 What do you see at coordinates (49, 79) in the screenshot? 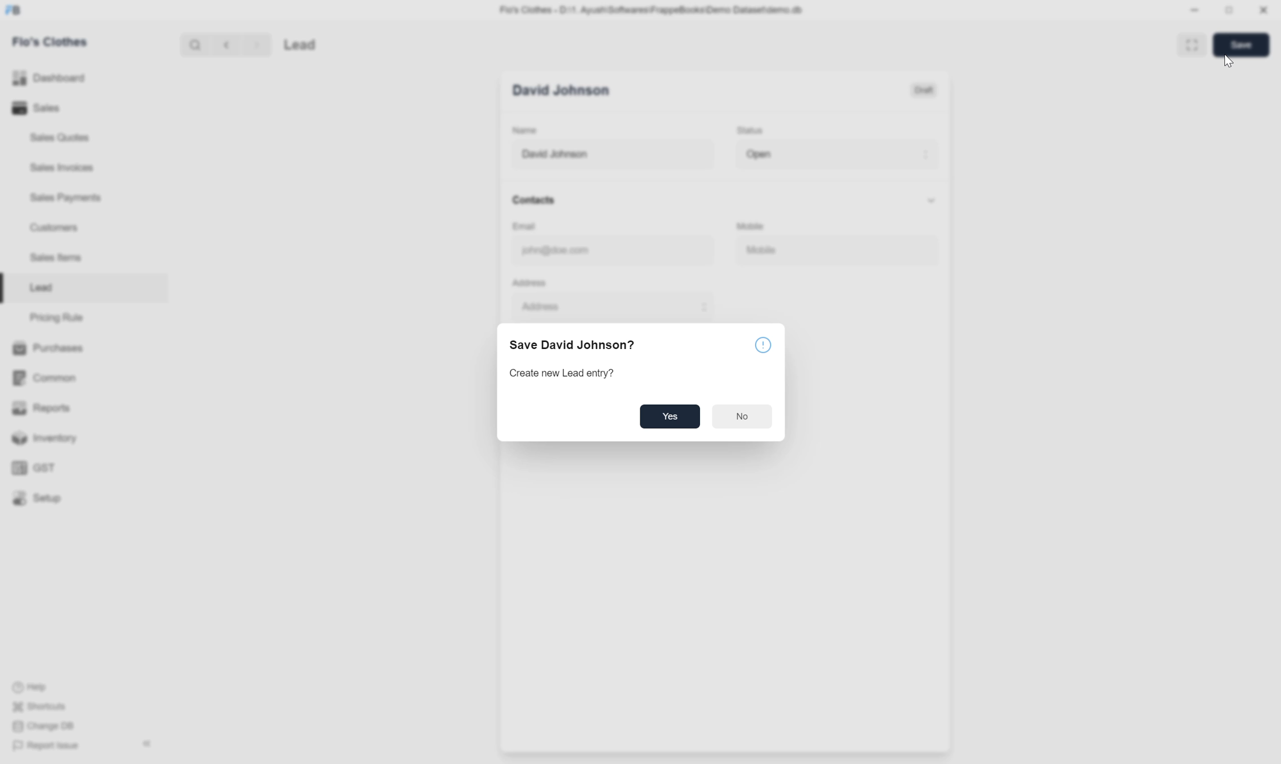
I see `Dashboard` at bounding box center [49, 79].